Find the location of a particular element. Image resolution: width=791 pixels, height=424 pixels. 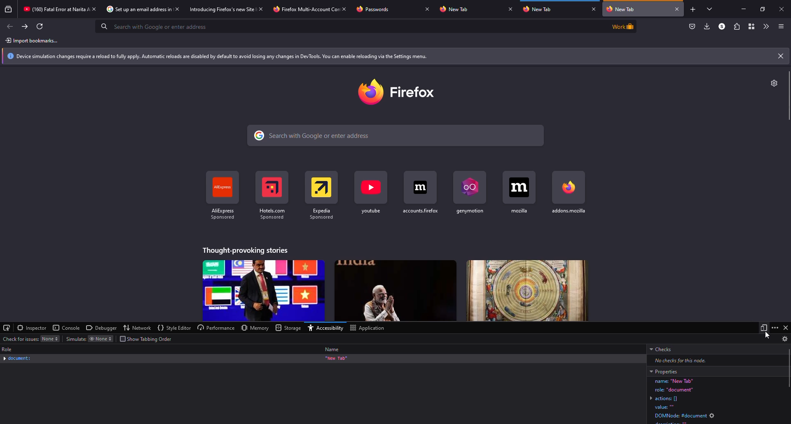

tab is located at coordinates (54, 9).